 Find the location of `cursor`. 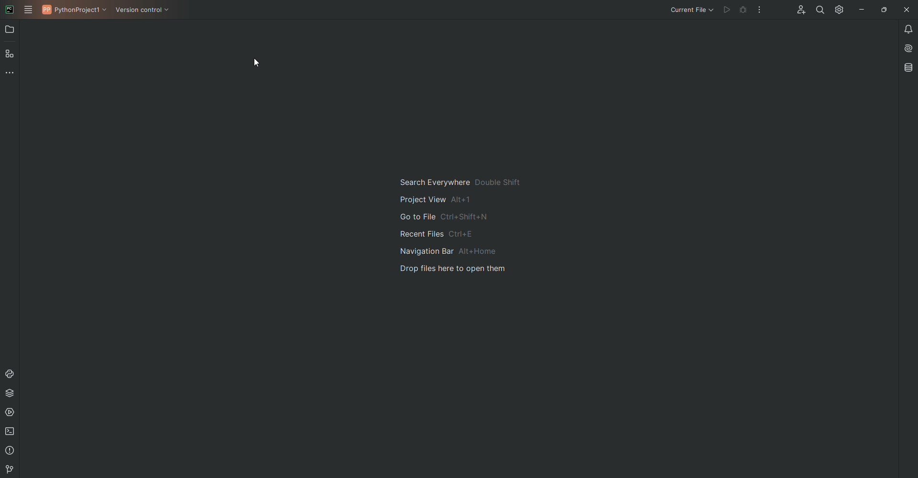

cursor is located at coordinates (258, 63).